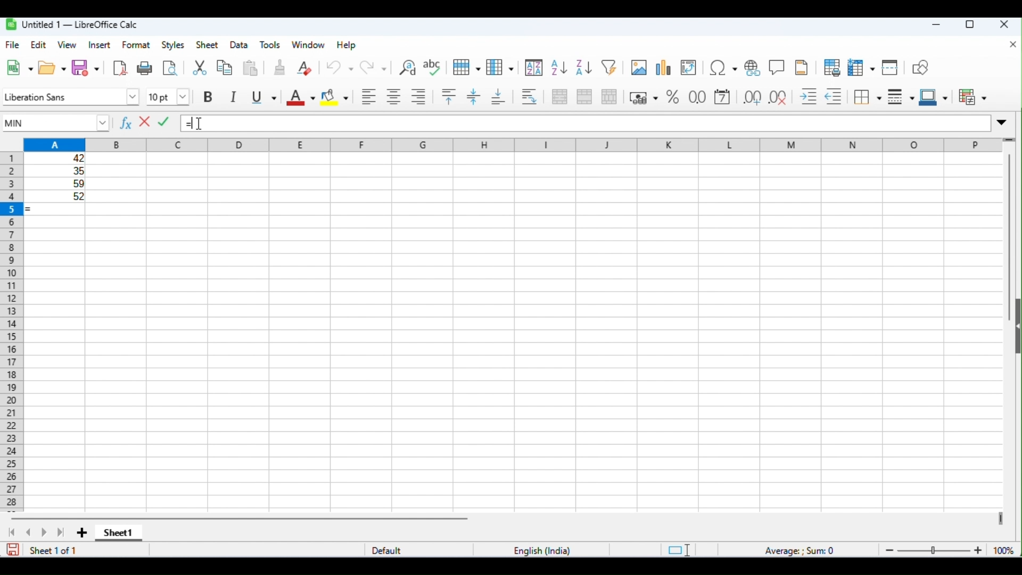  Describe the element at coordinates (36, 209) in the screenshot. I see `= appeared ` at that location.